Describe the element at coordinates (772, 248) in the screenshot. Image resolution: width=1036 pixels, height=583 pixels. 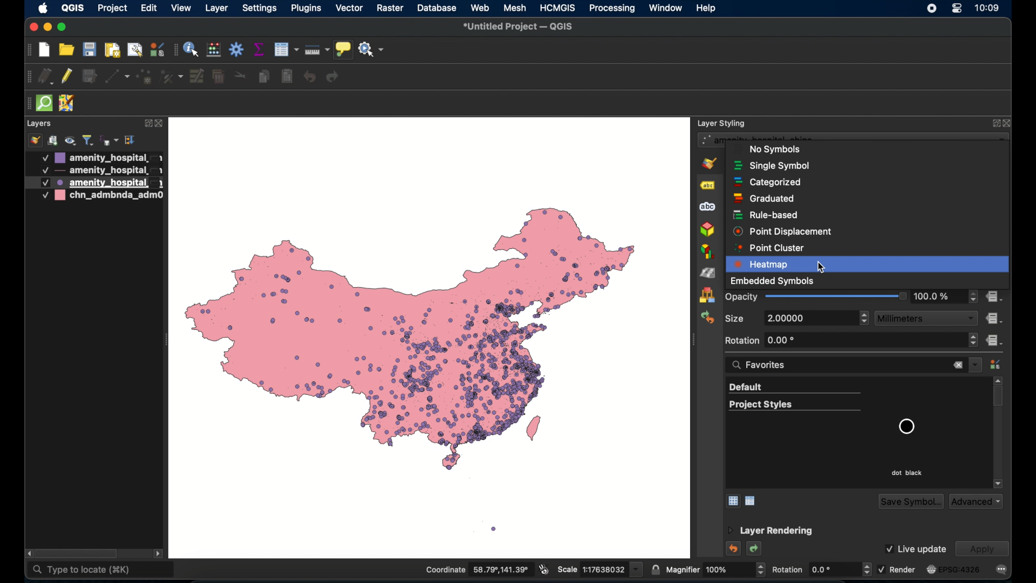
I see `point cluster` at that location.